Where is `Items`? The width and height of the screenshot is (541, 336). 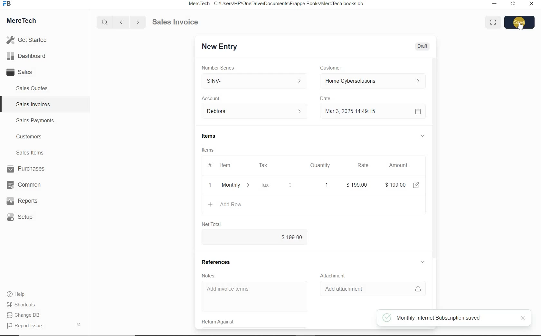 Items is located at coordinates (209, 151).